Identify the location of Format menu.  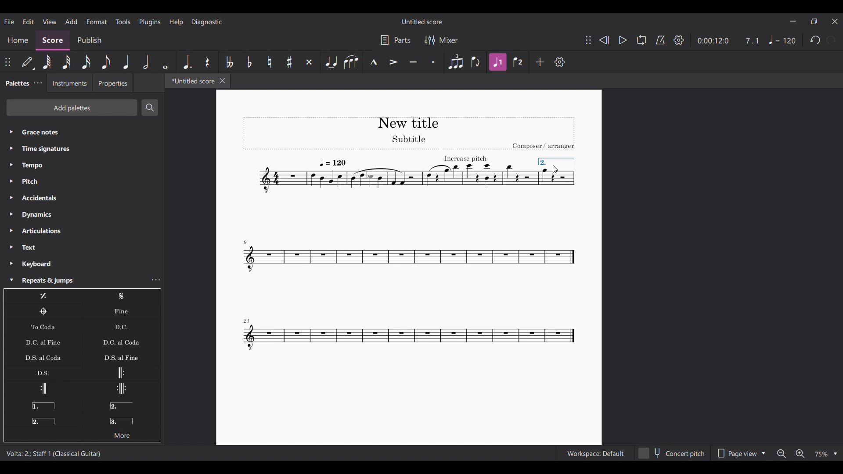
(97, 22).